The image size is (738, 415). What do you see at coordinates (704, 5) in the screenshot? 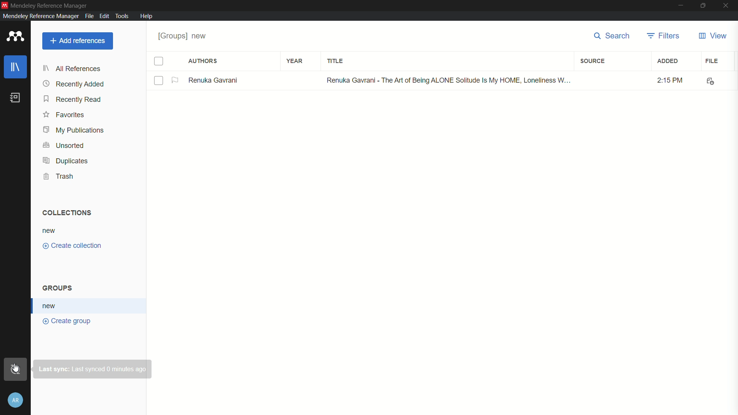
I see `maximize` at bounding box center [704, 5].